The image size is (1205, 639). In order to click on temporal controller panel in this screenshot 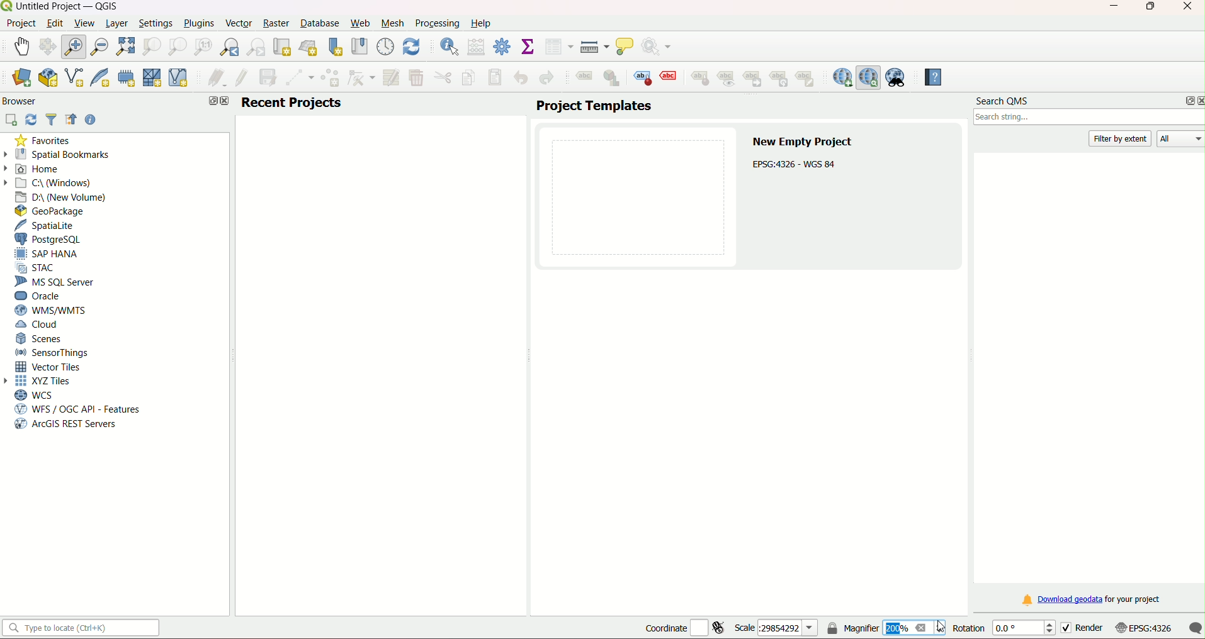, I will do `click(385, 46)`.